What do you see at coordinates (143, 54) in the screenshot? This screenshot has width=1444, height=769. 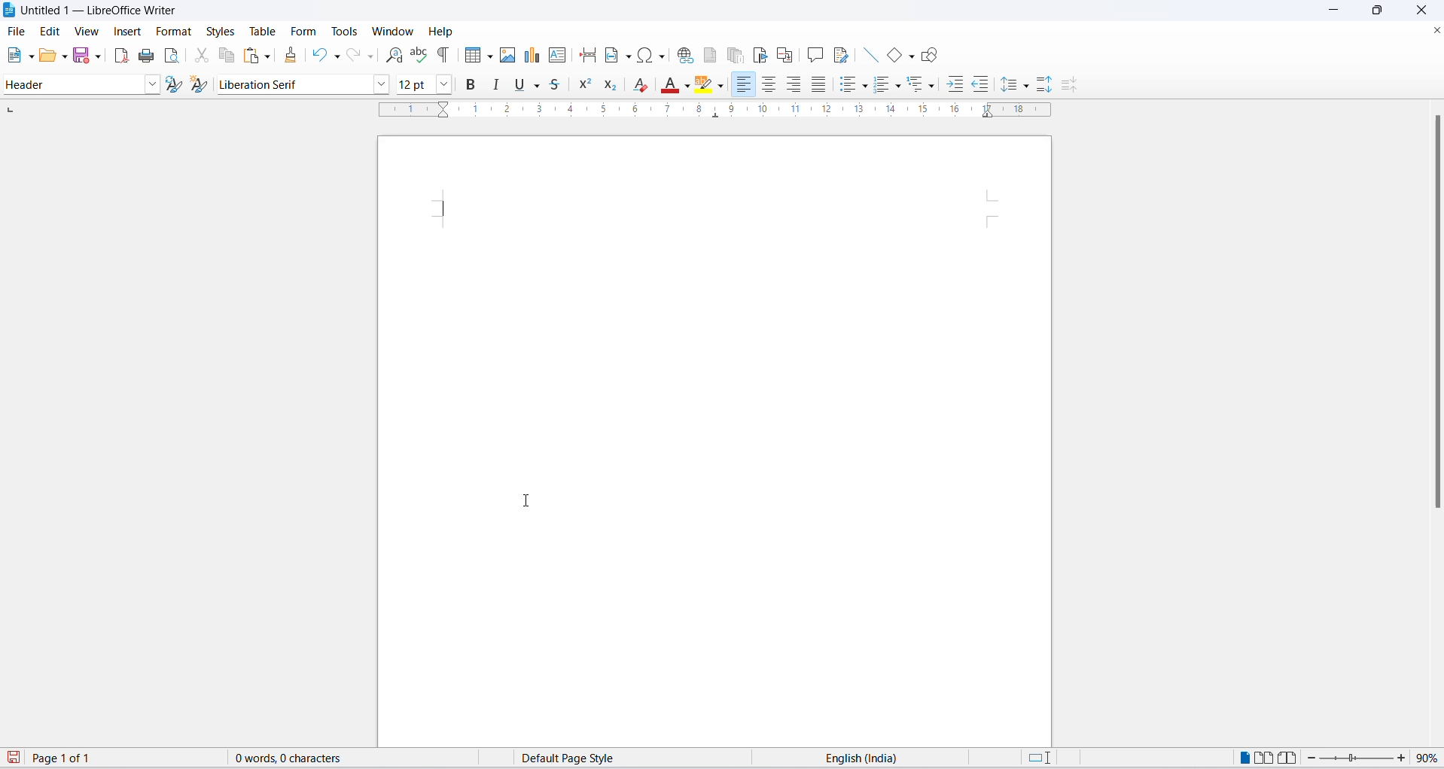 I see `print` at bounding box center [143, 54].